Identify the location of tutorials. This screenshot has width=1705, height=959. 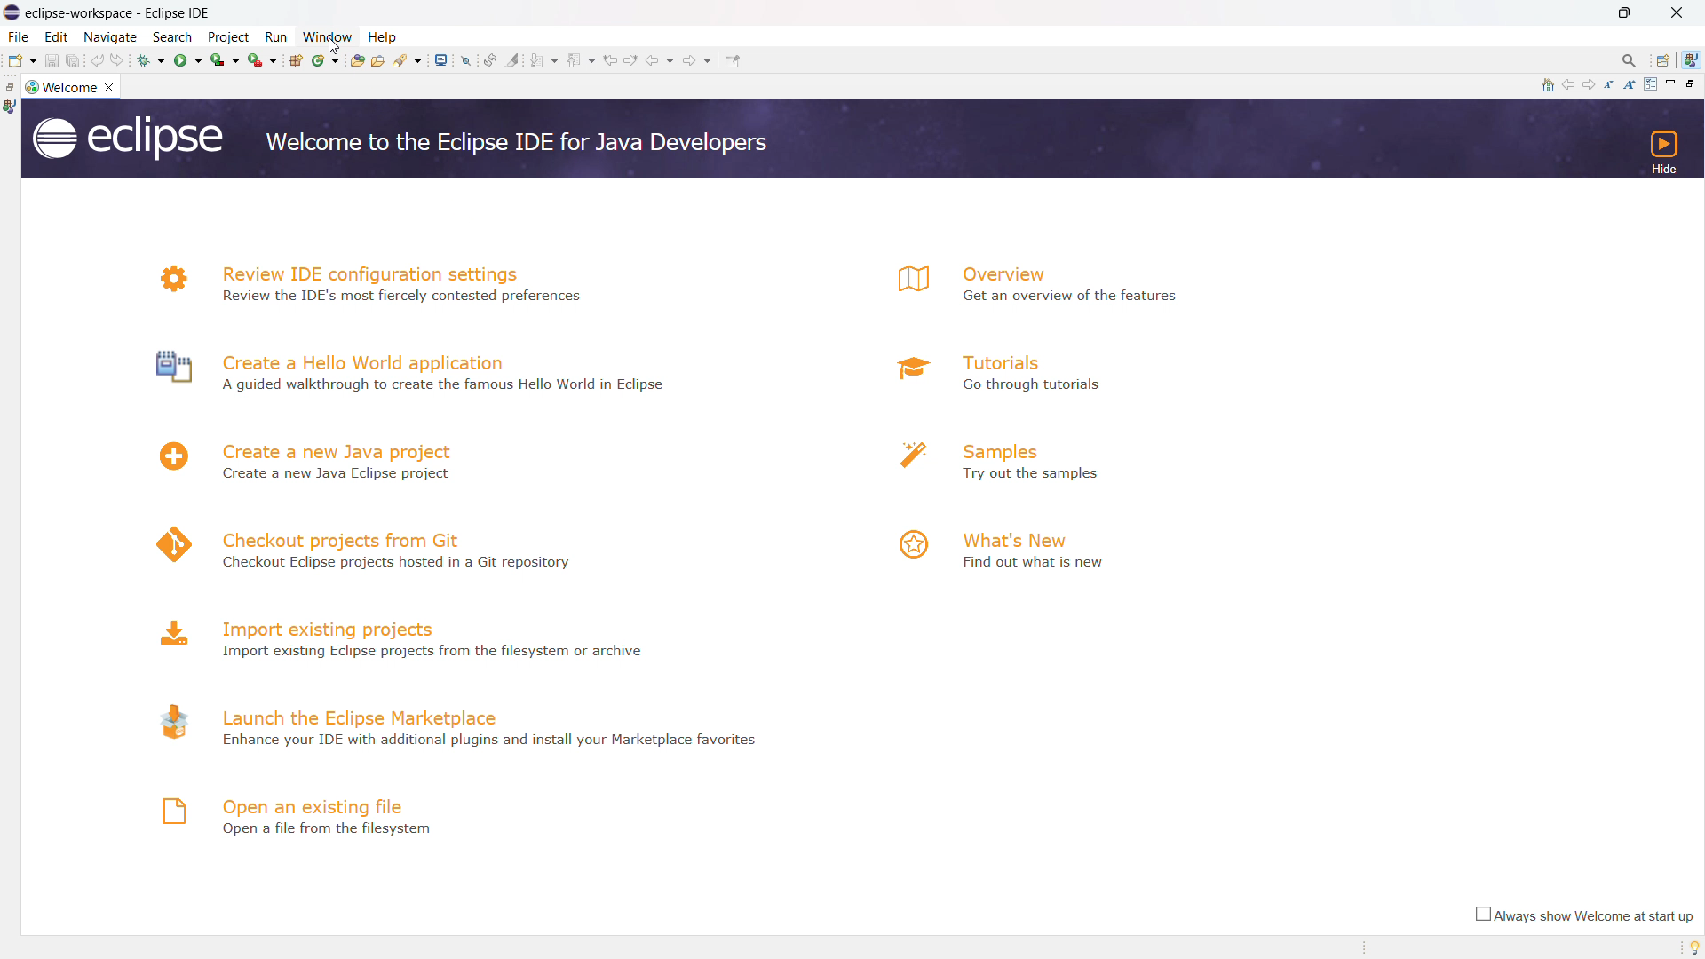
(1000, 361).